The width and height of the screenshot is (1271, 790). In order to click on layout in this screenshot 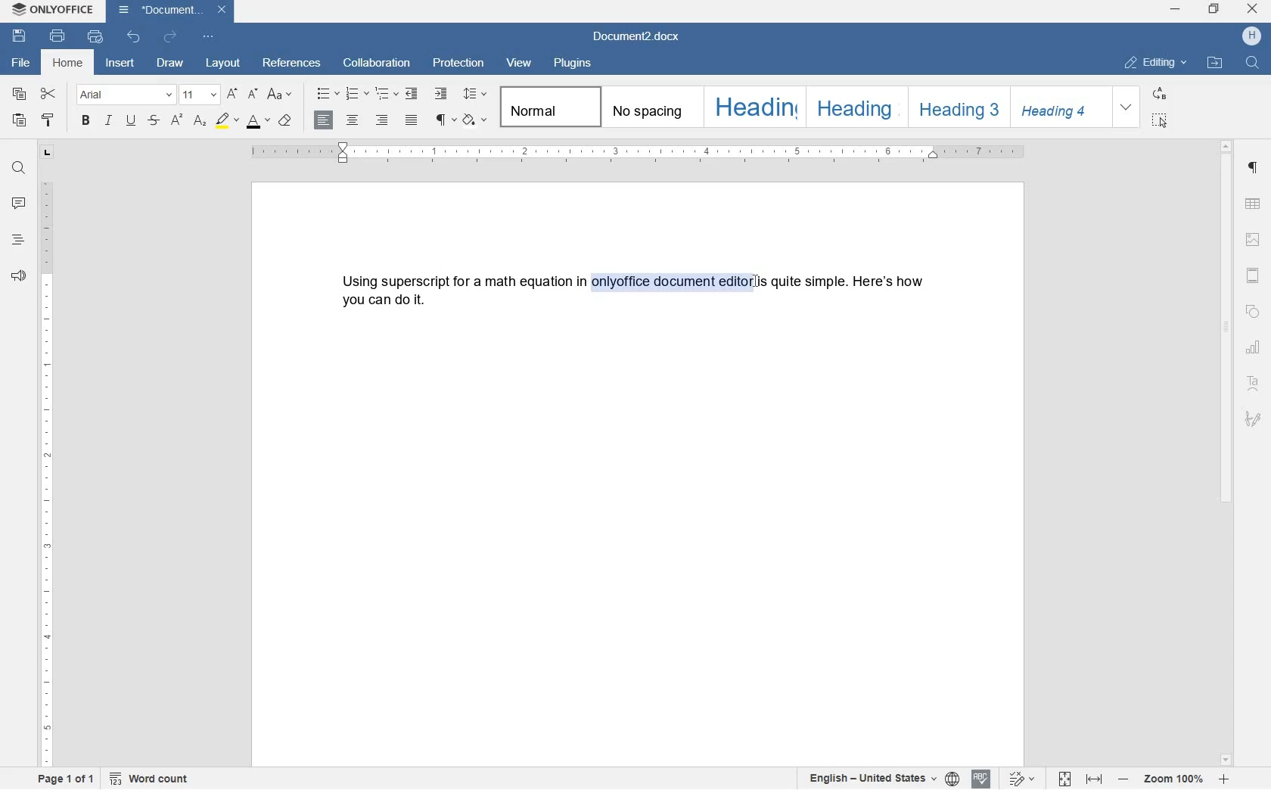, I will do `click(225, 64)`.